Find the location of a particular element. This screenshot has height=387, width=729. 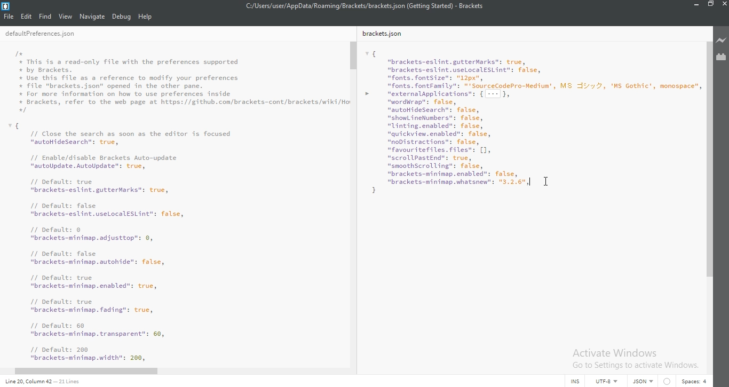

Line 21, column 2 - 21 lines is located at coordinates (41, 382).